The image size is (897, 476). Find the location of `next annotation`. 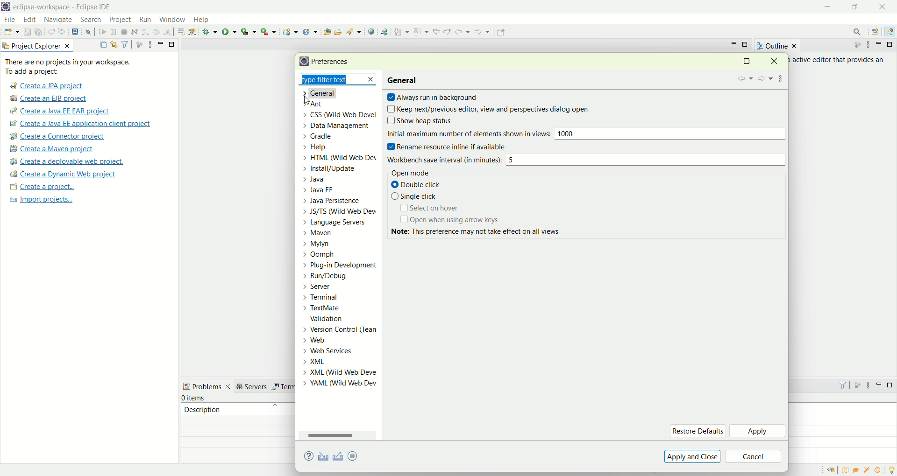

next annotation is located at coordinates (402, 31).